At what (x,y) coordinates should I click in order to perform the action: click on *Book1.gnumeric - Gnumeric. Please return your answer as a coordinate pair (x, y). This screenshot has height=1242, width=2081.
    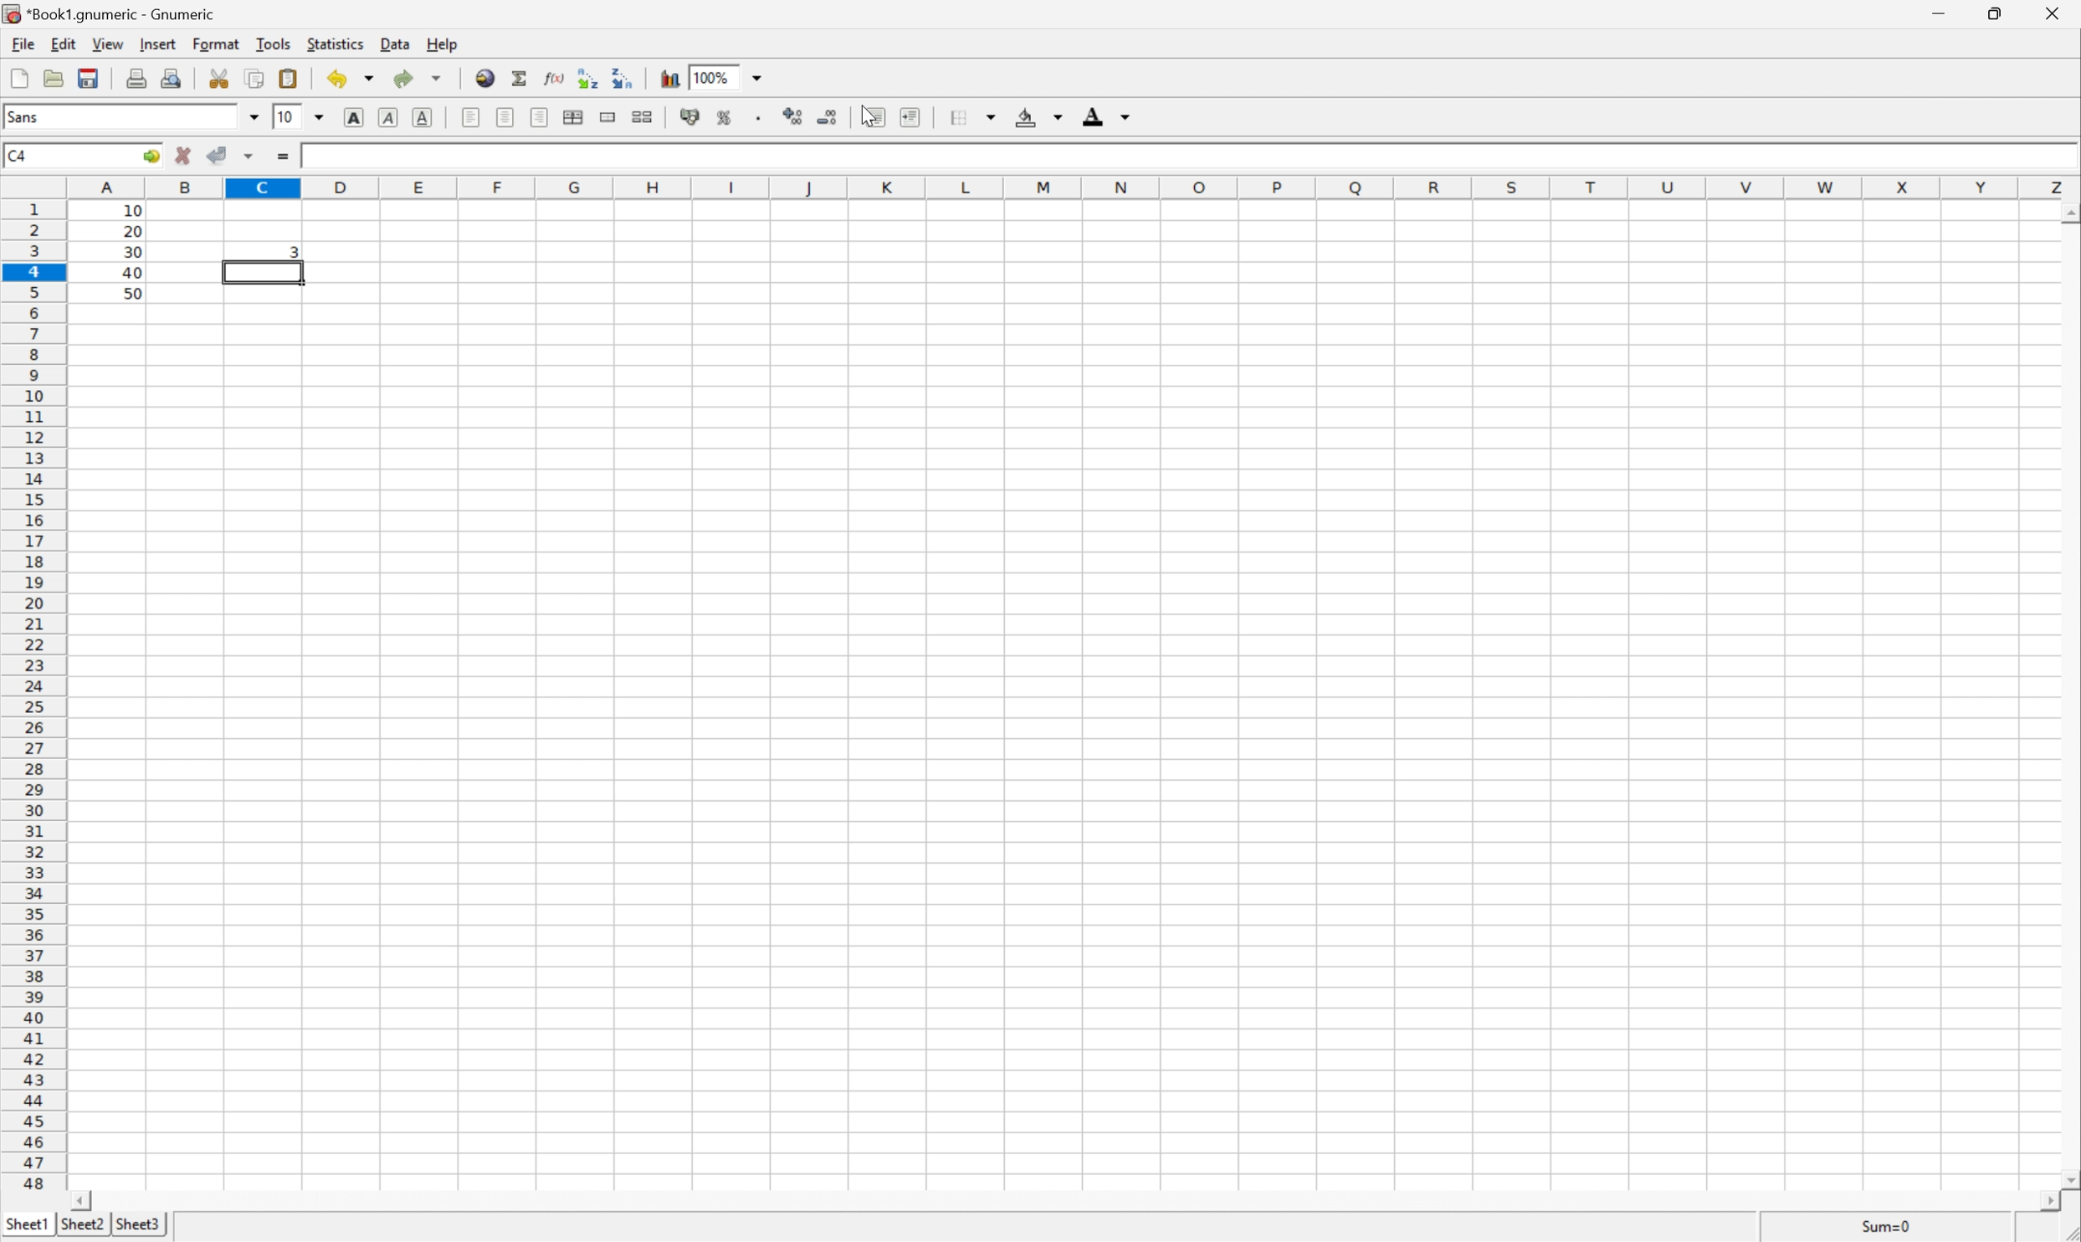
    Looking at the image, I should click on (116, 13).